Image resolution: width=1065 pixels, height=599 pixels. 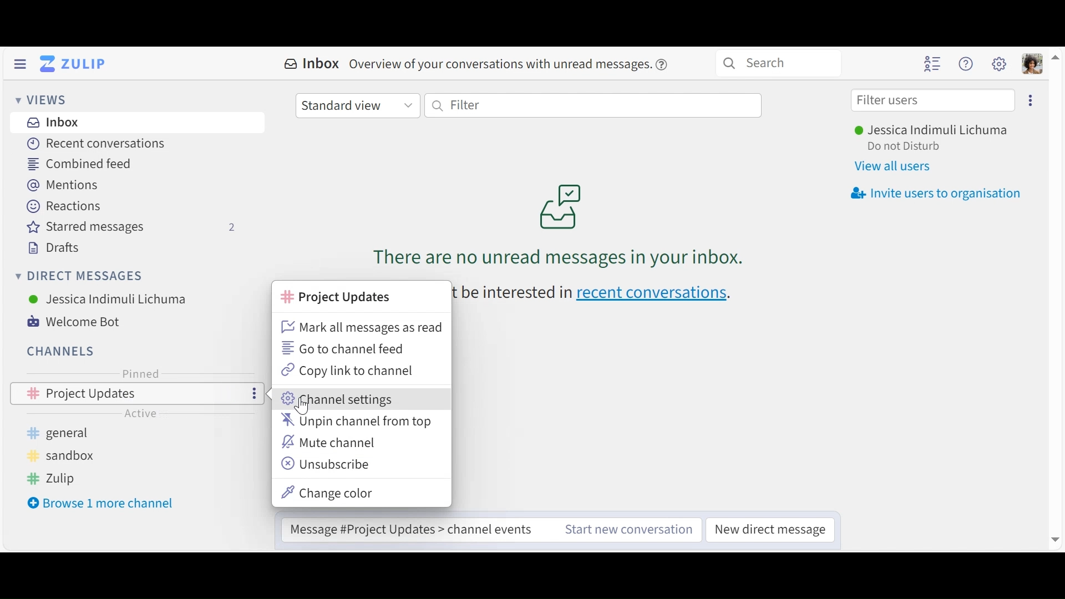 What do you see at coordinates (1033, 64) in the screenshot?
I see `Personal menu` at bounding box center [1033, 64].